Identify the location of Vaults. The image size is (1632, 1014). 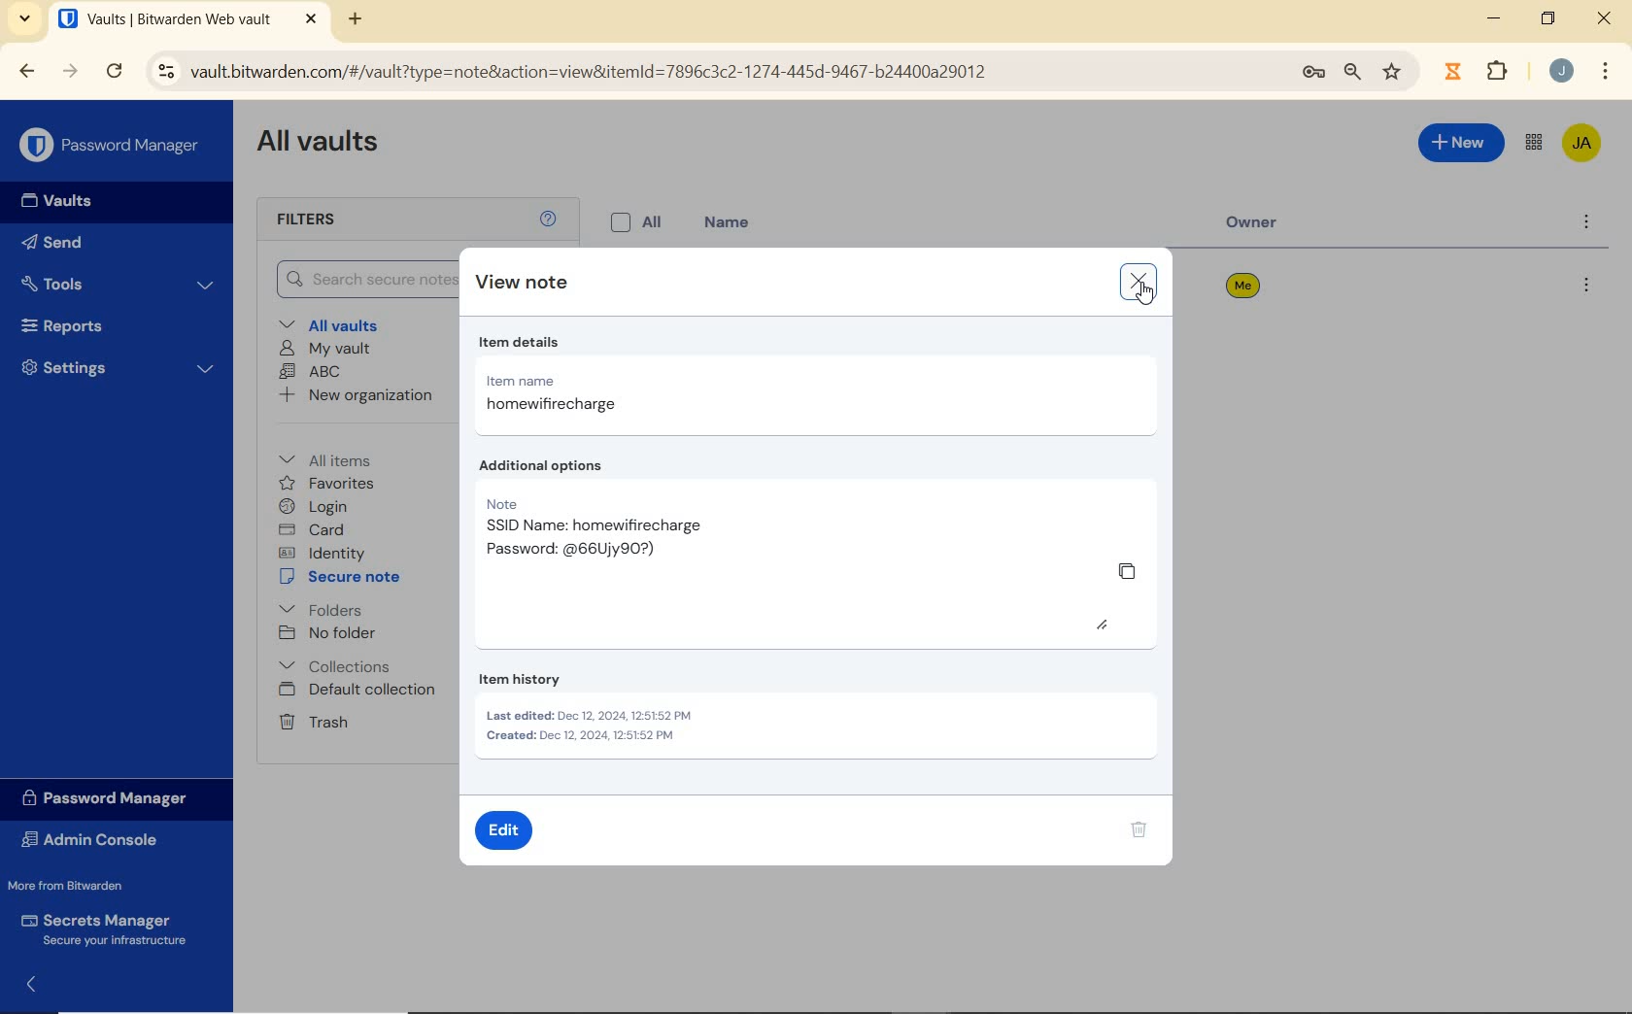
(51, 201).